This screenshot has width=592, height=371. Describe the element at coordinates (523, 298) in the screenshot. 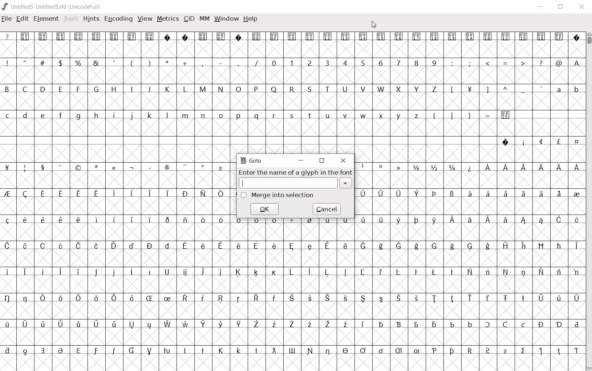

I see `Symbol` at that location.